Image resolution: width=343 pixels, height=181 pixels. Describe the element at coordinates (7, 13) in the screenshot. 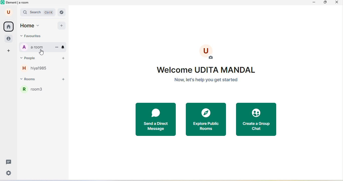

I see `u` at that location.